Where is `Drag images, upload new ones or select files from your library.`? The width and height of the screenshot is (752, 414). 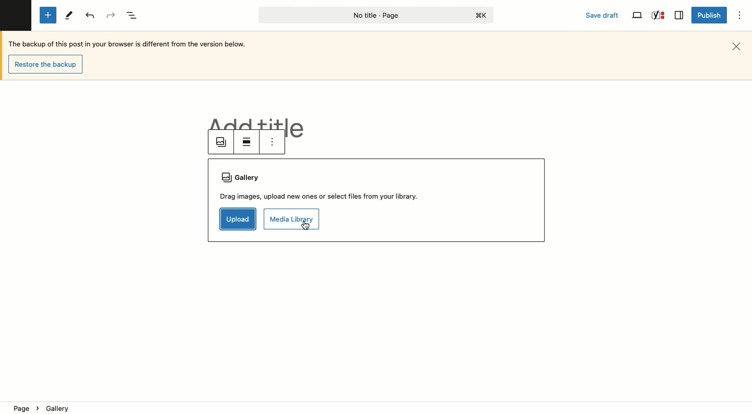
Drag images, upload new ones or select files from your library. is located at coordinates (321, 197).